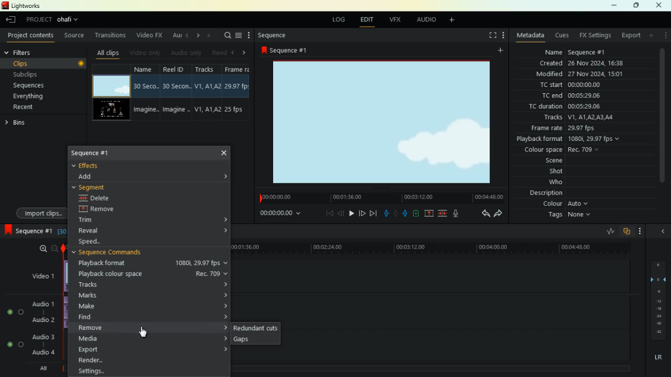 This screenshot has width=671, height=377. Describe the element at coordinates (256, 338) in the screenshot. I see `gaps` at that location.